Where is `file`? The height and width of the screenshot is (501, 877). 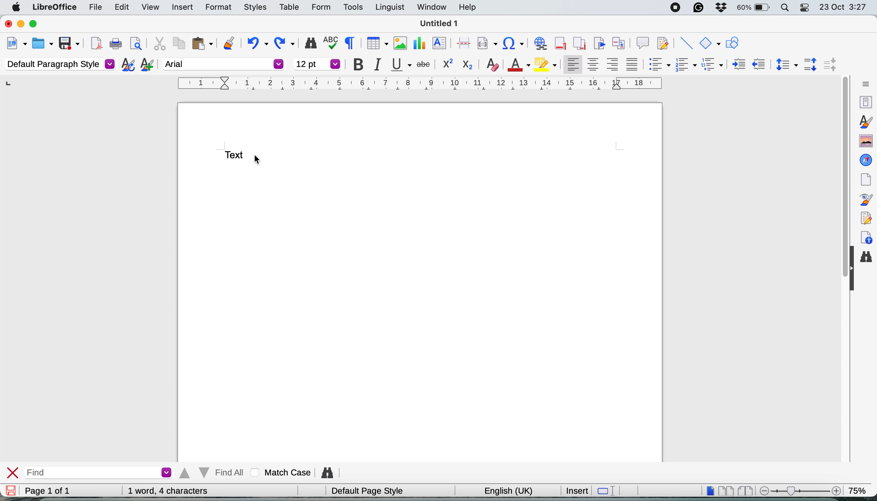
file is located at coordinates (92, 8).